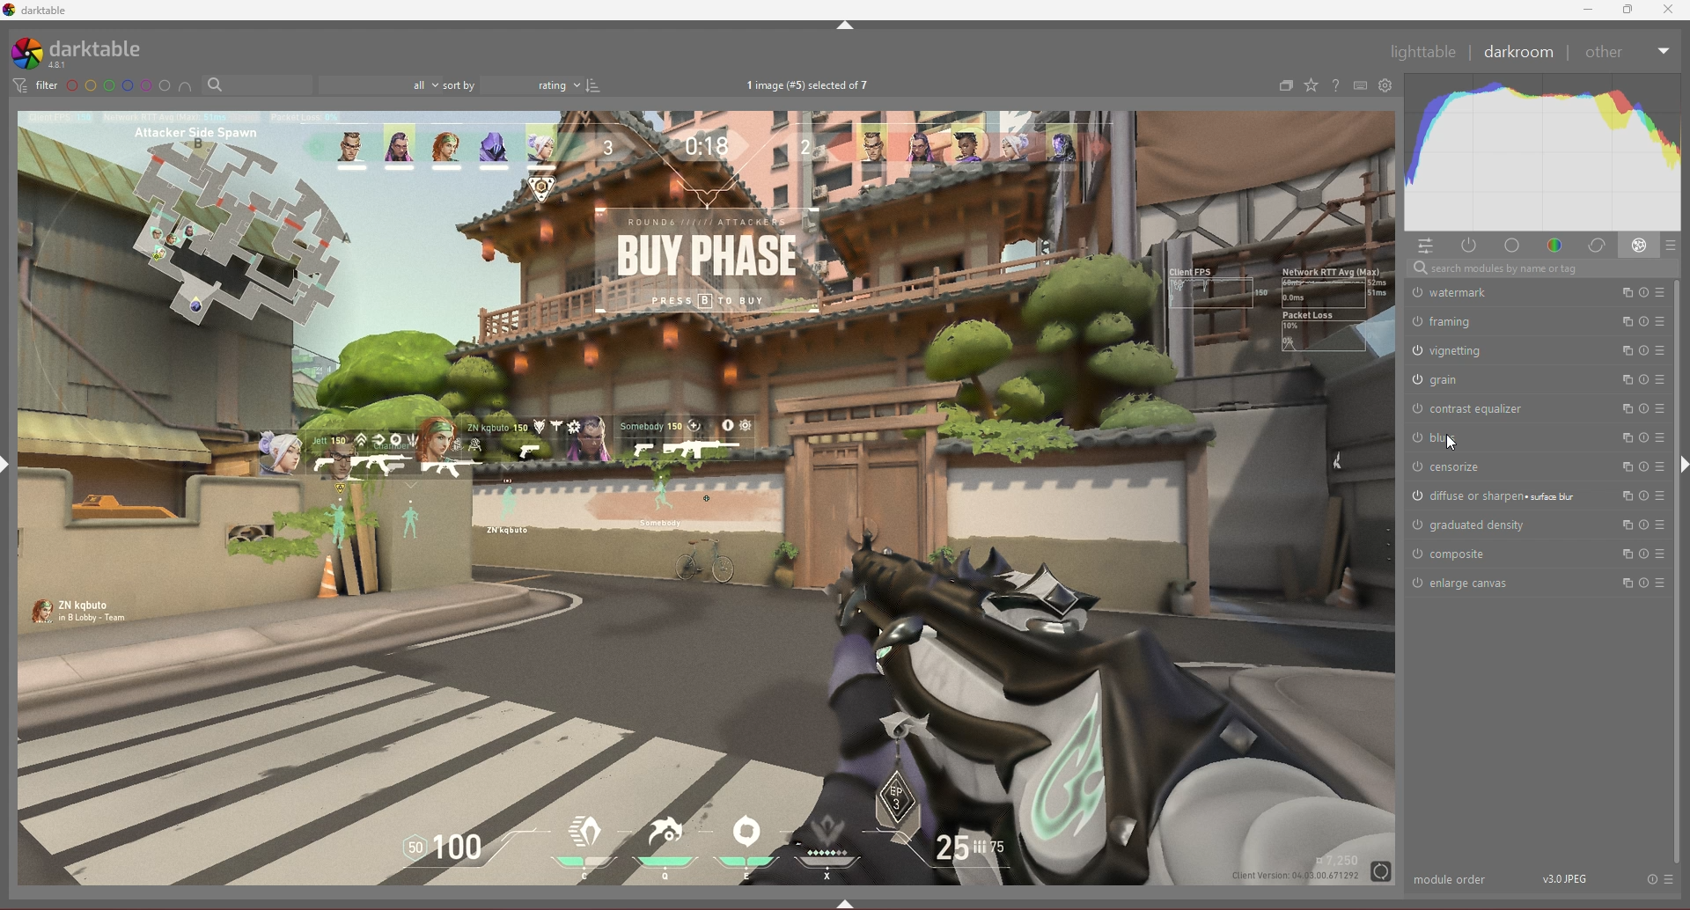  I want to click on censorize, so click(1485, 467).